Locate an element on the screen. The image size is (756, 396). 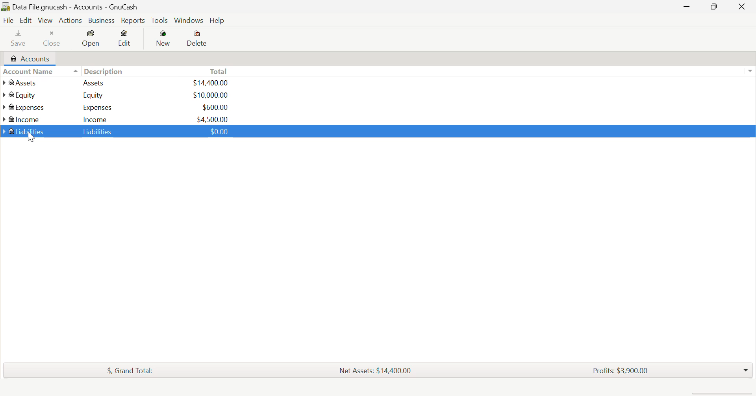
Edit is located at coordinates (125, 40).